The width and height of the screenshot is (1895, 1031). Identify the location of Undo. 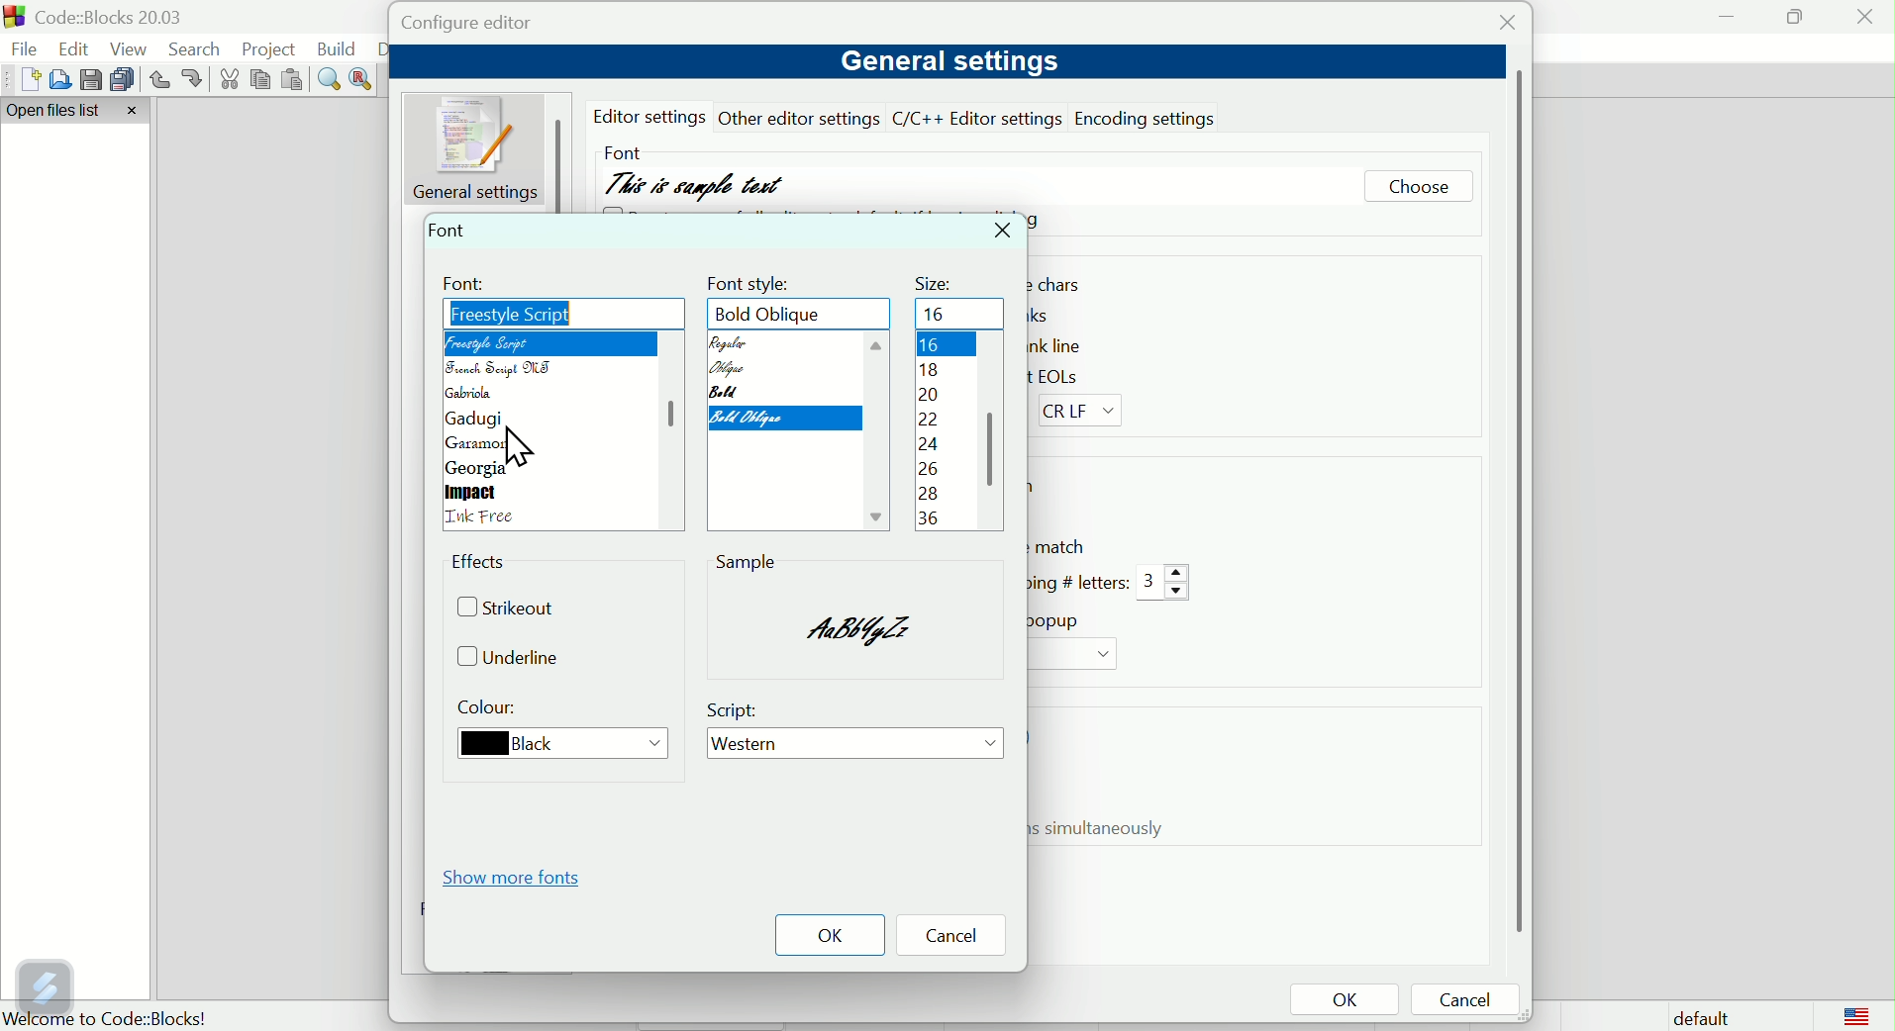
(158, 80).